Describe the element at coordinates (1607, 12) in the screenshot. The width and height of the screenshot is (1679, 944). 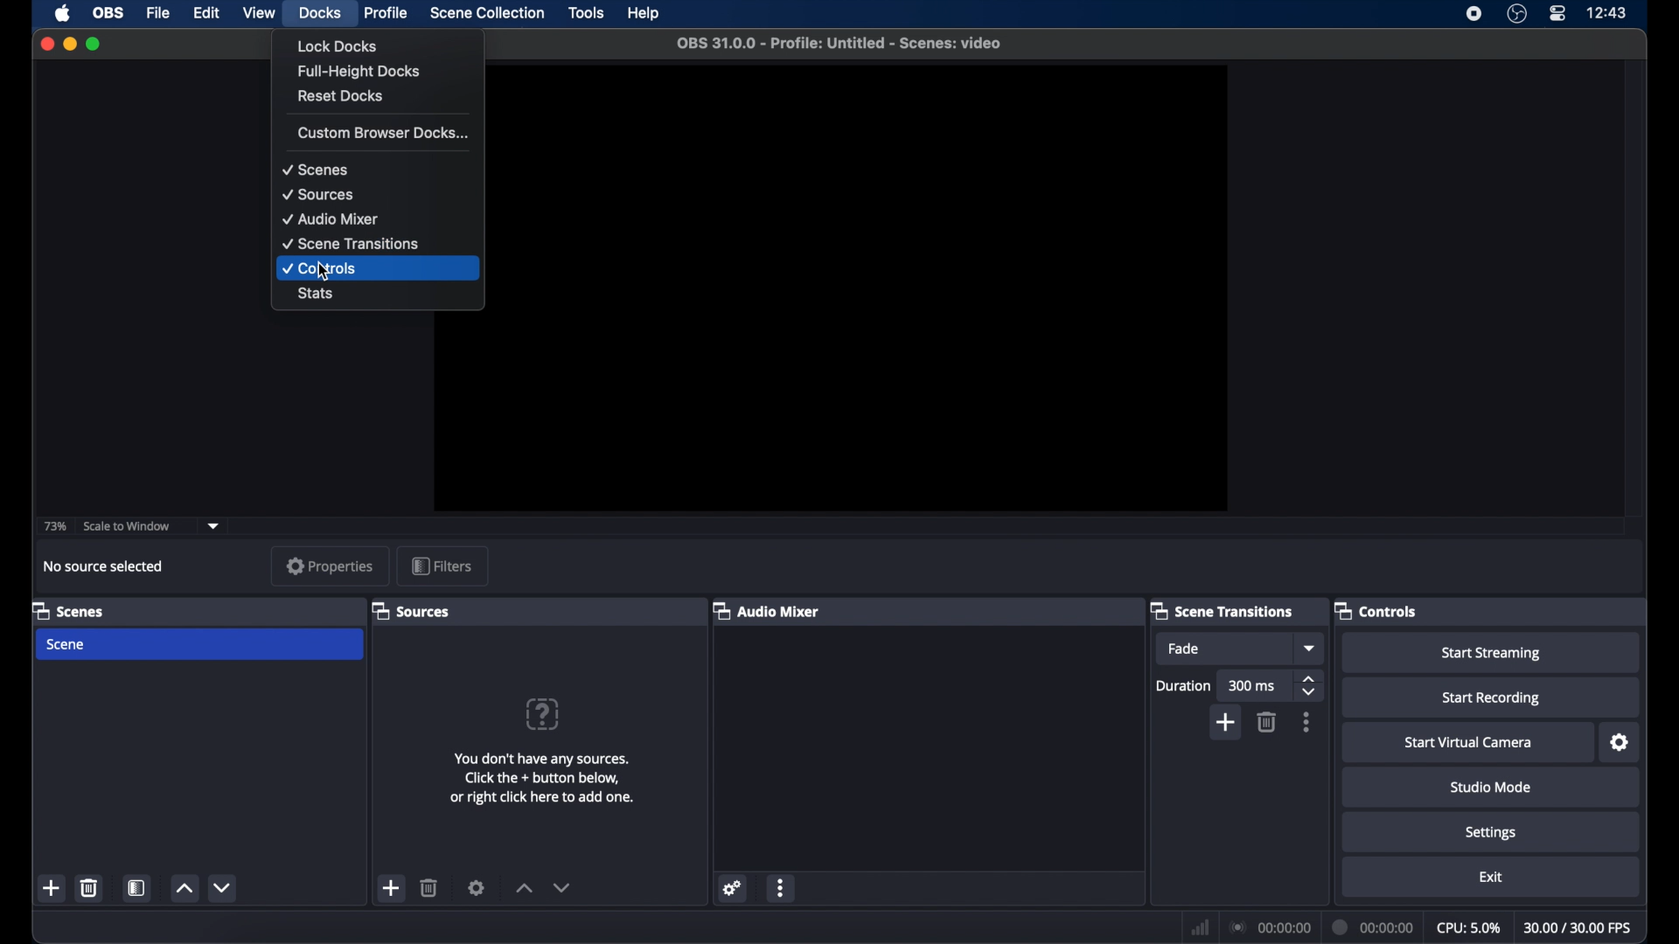
I see `time` at that location.